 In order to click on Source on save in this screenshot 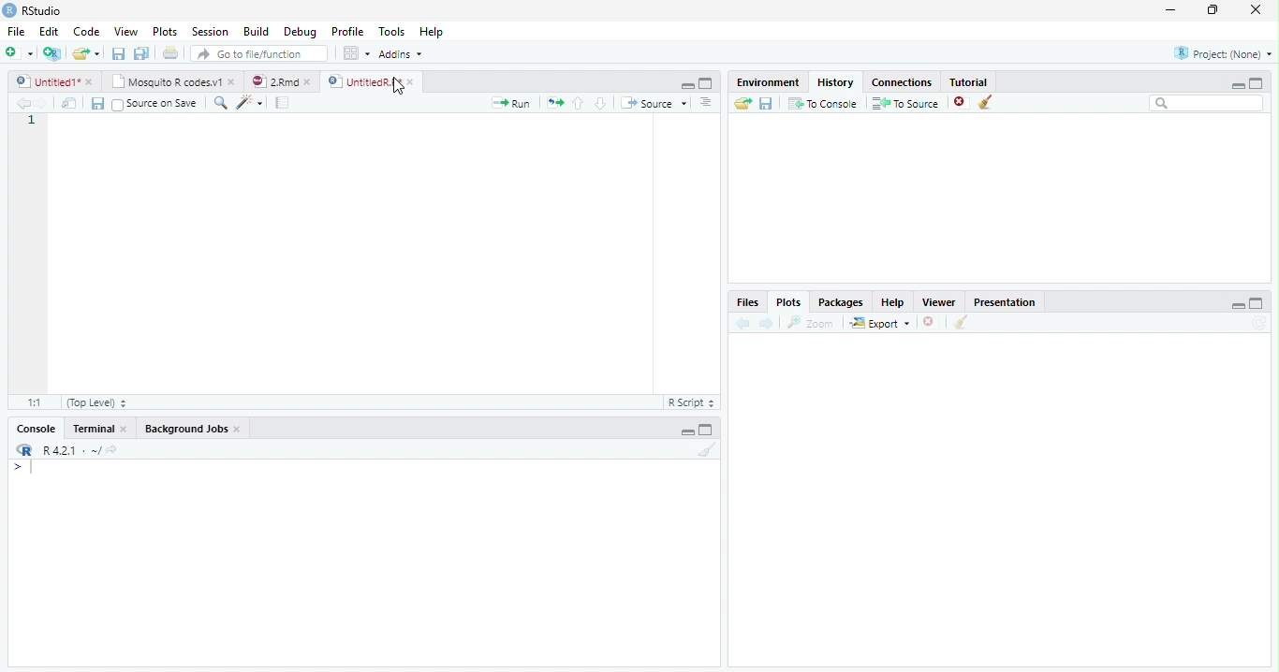, I will do `click(158, 104)`.